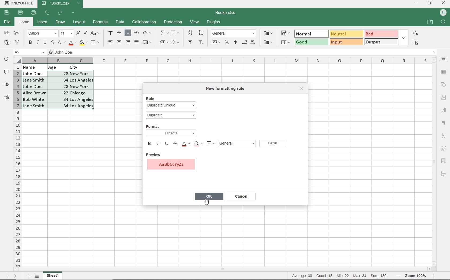  Describe the element at coordinates (346, 34) in the screenshot. I see `NEUTRAL` at that location.